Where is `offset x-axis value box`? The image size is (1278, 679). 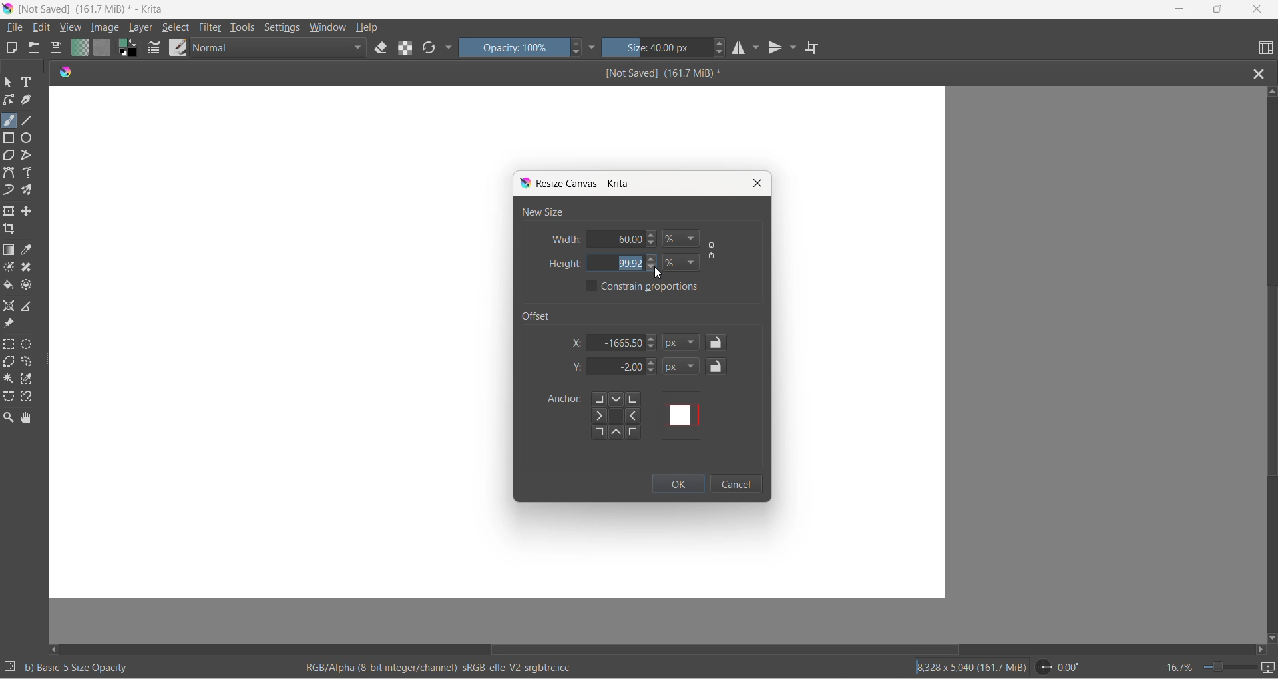 offset x-axis value box is located at coordinates (618, 342).